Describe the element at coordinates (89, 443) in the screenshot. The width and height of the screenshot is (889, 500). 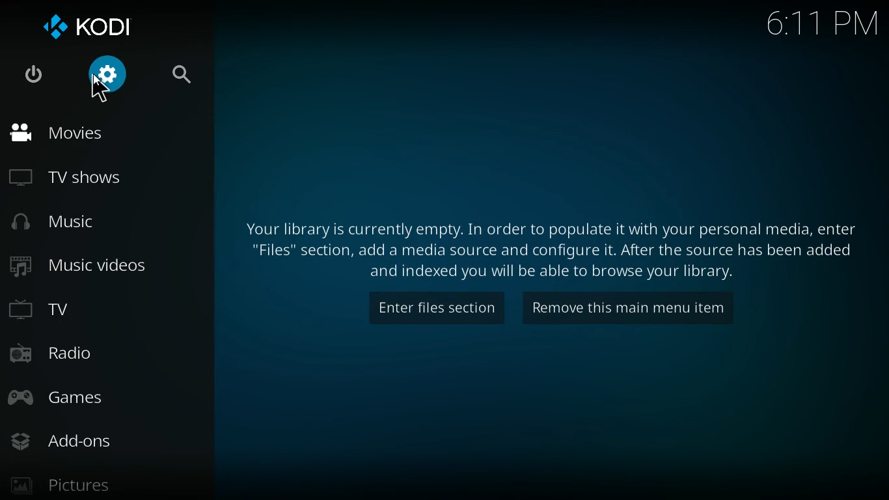
I see `add-ons` at that location.